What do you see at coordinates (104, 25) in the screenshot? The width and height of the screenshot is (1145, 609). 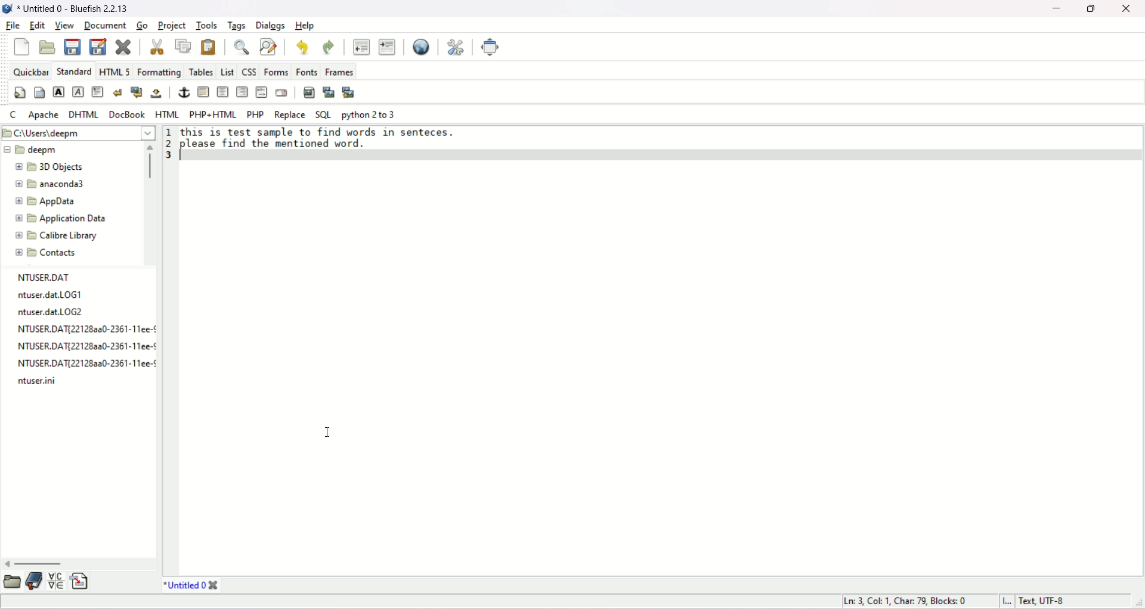 I see `document` at bounding box center [104, 25].